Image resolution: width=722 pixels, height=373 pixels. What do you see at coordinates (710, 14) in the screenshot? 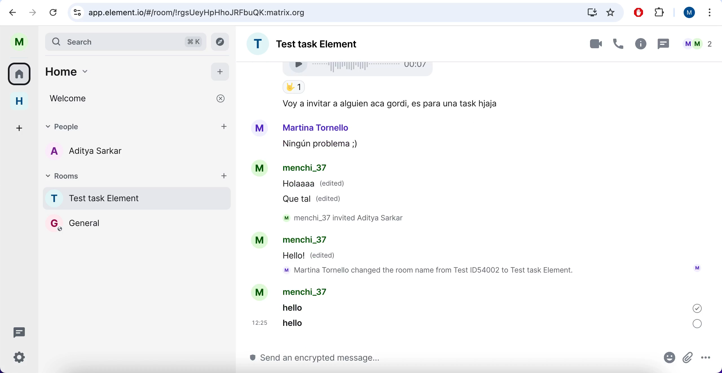
I see `more options` at bounding box center [710, 14].